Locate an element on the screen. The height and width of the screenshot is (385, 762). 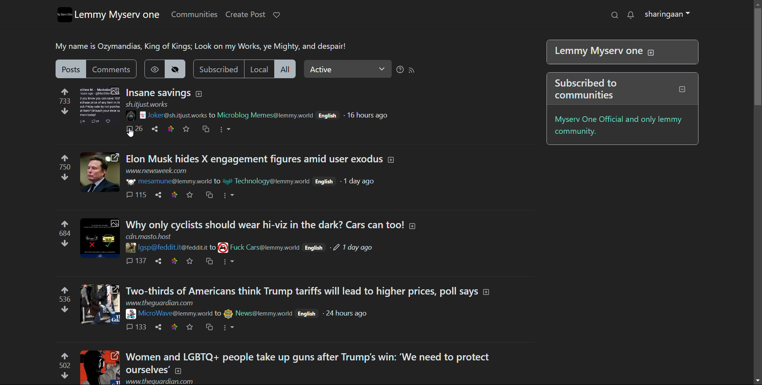
url is located at coordinates (147, 104).